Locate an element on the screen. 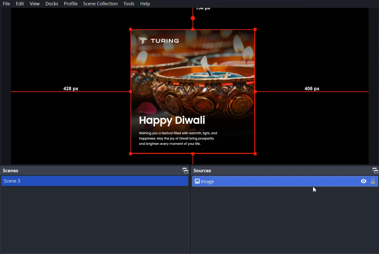  Text is located at coordinates (11, 171).